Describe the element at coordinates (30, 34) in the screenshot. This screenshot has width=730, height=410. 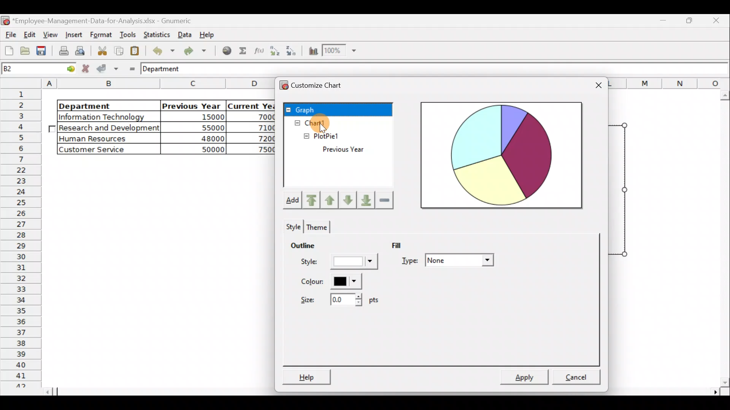
I see `Edit` at that location.